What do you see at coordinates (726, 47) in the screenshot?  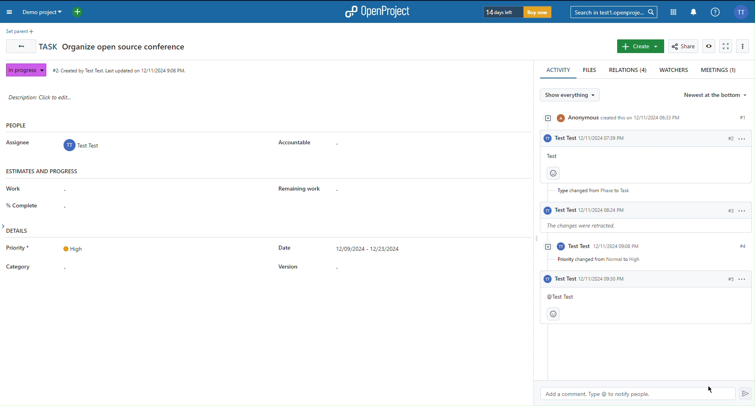 I see `Fullscreen` at bounding box center [726, 47].